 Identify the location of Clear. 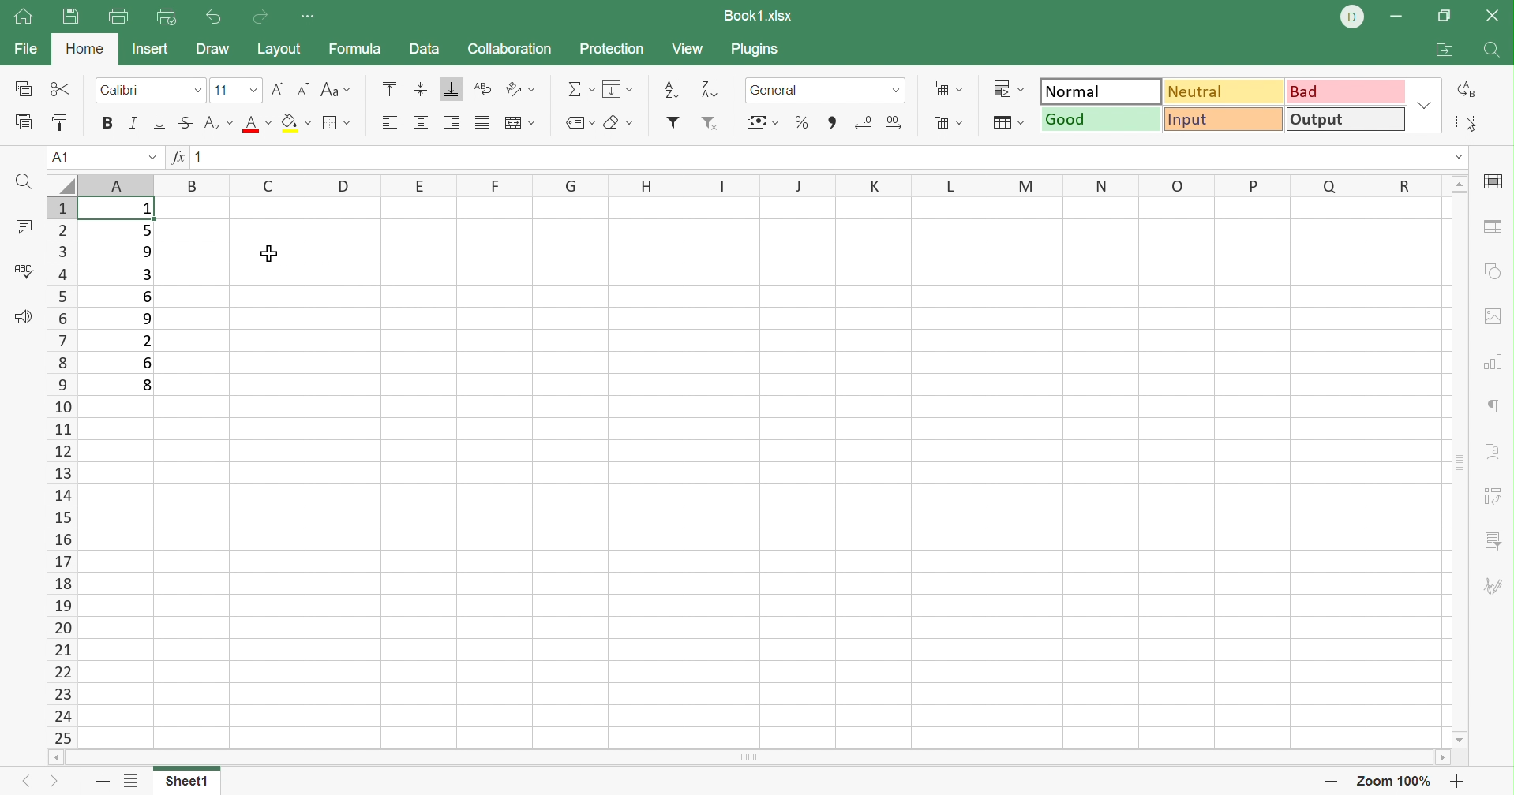
(623, 121).